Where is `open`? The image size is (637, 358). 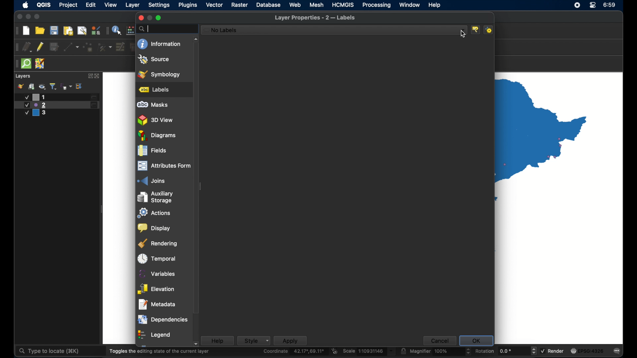 open is located at coordinates (40, 30).